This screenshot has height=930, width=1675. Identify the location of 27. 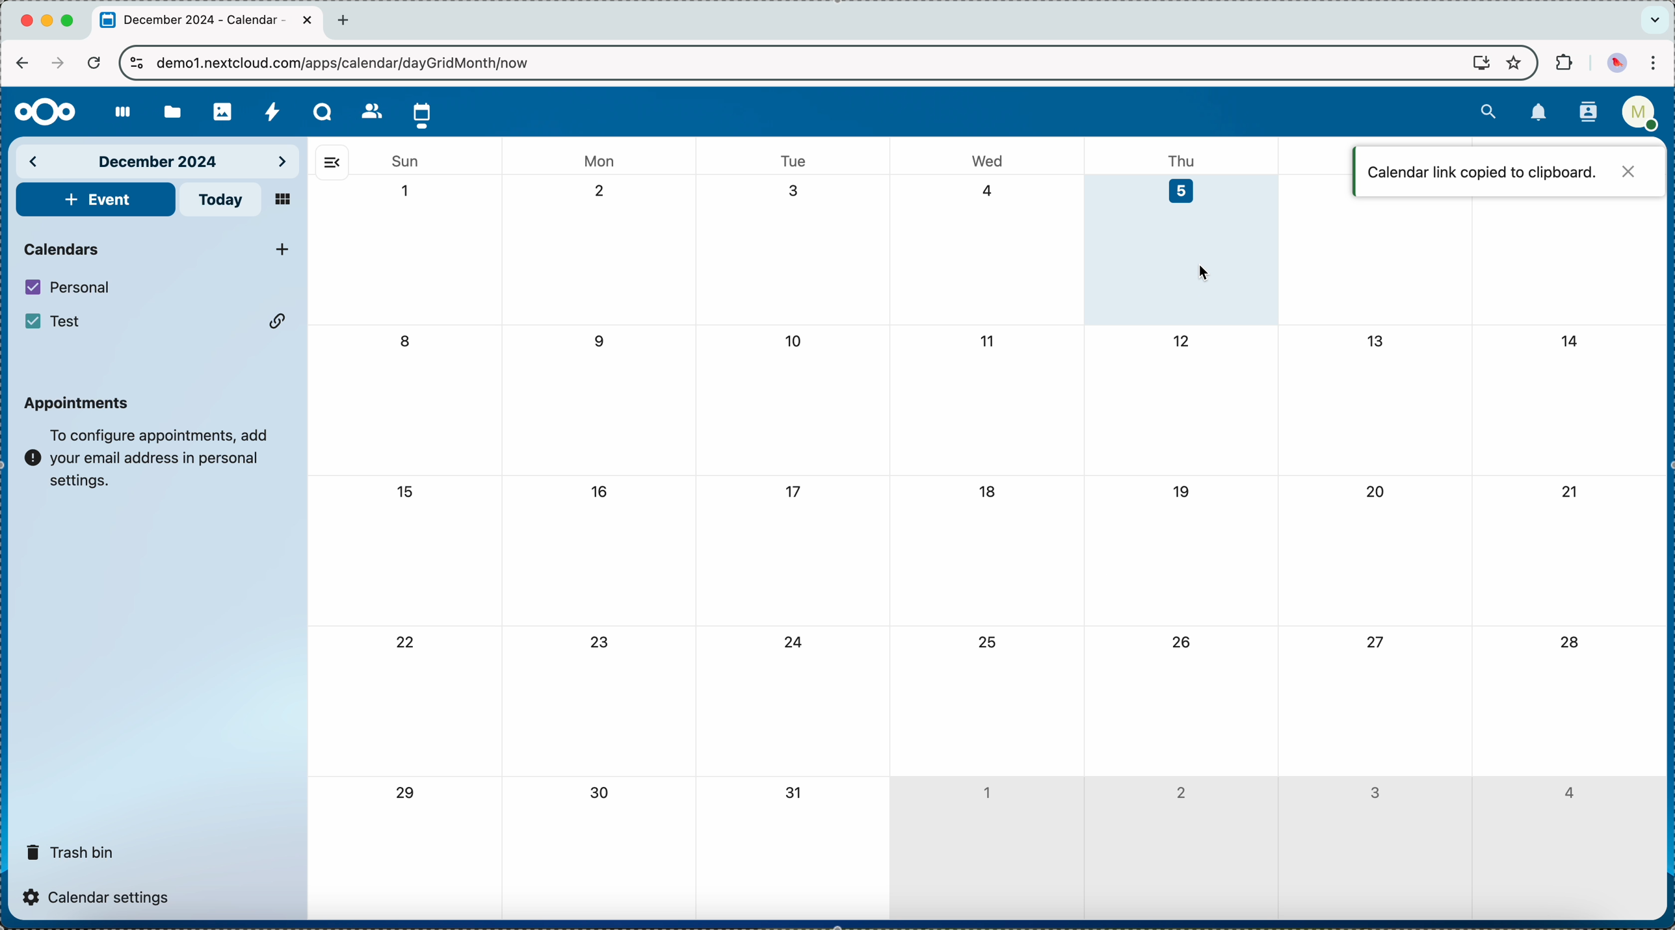
(1373, 641).